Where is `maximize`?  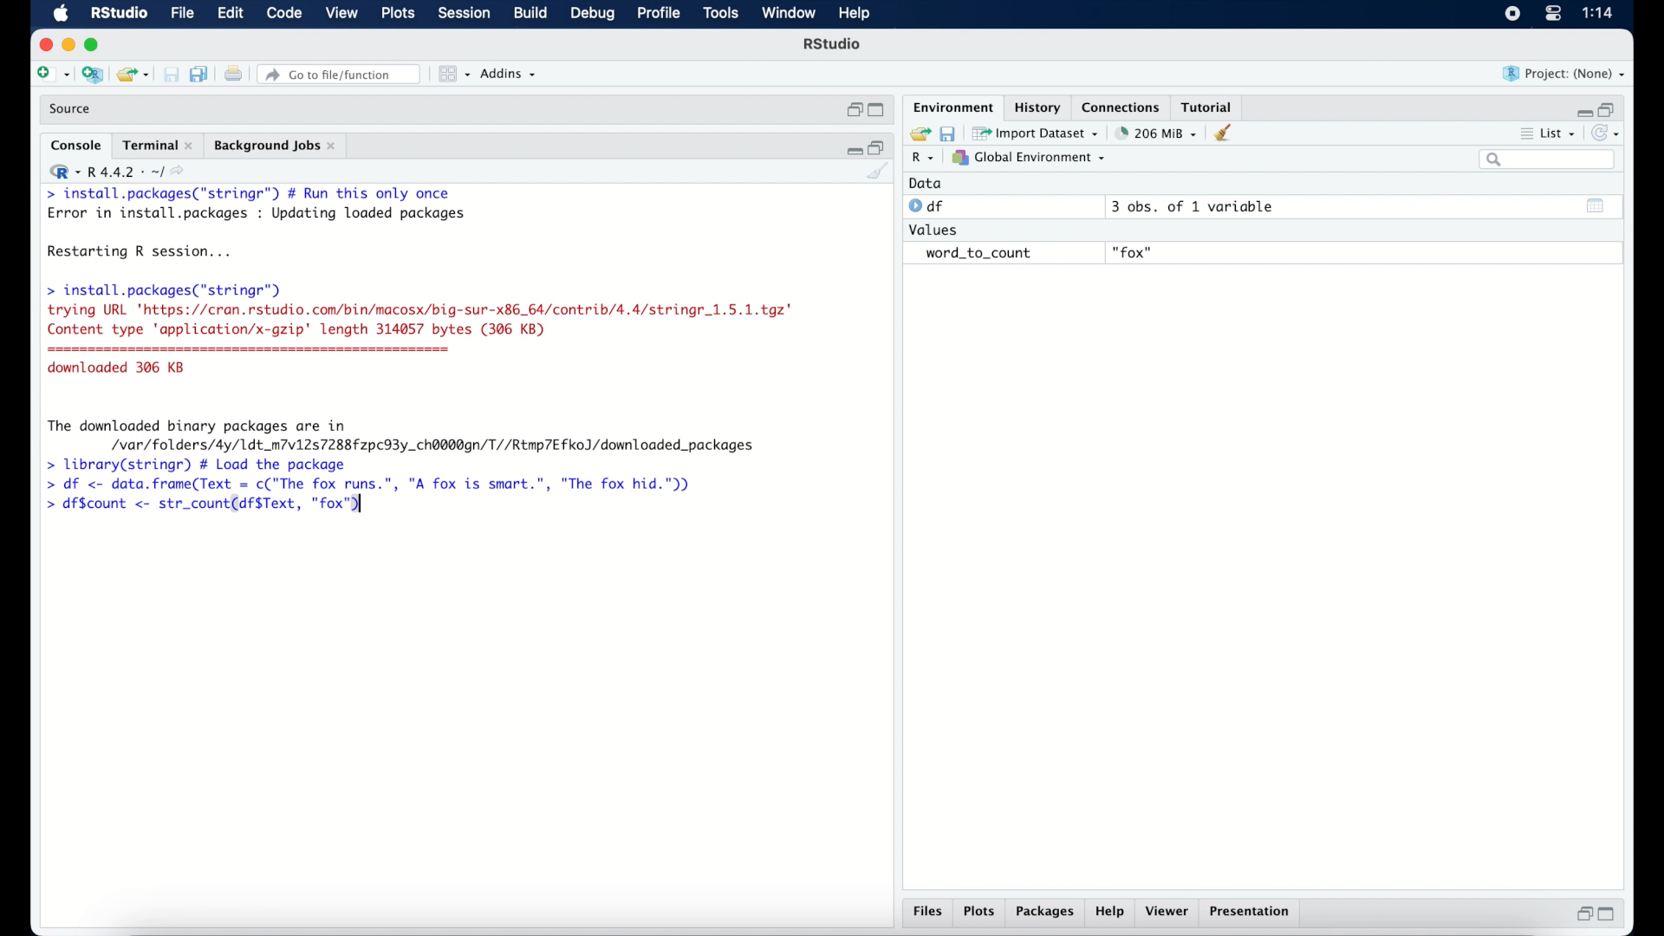
maximize is located at coordinates (1610, 914).